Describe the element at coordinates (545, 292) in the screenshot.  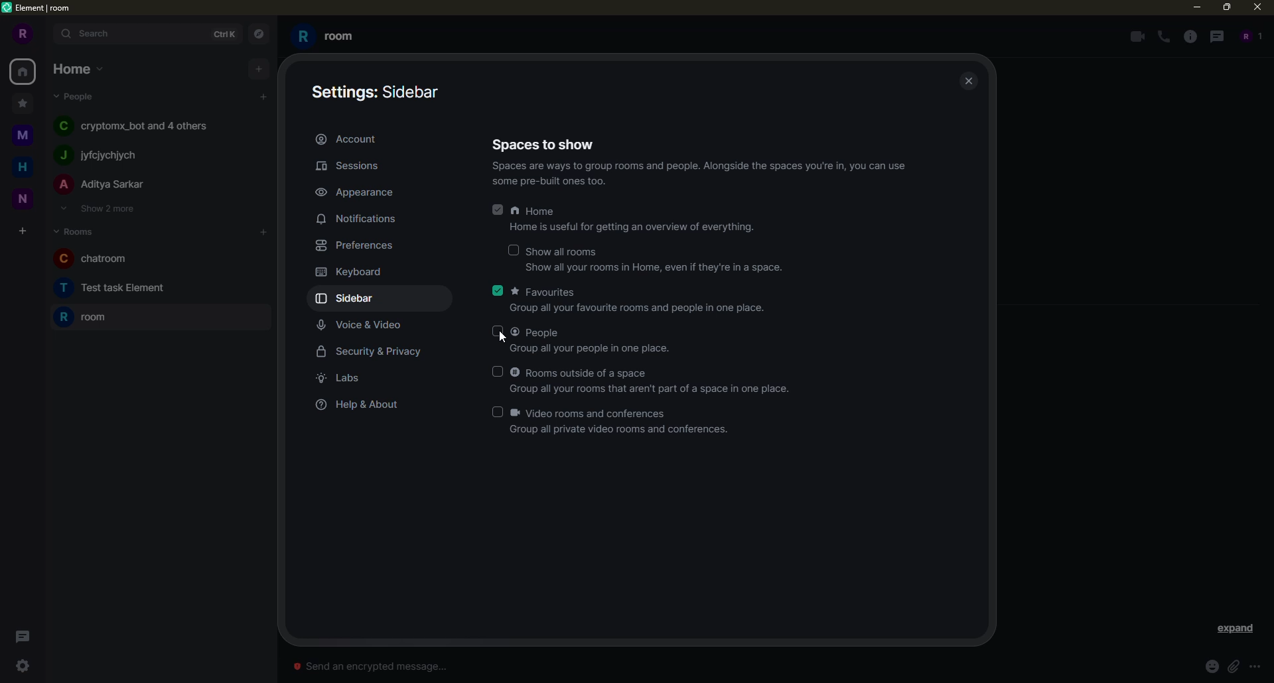
I see `favorites` at that location.